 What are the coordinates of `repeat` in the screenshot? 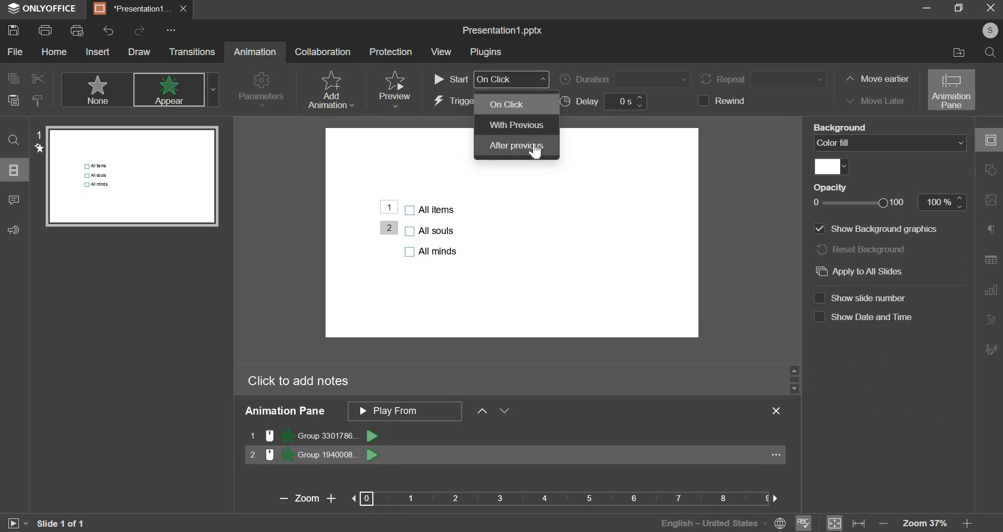 It's located at (765, 79).